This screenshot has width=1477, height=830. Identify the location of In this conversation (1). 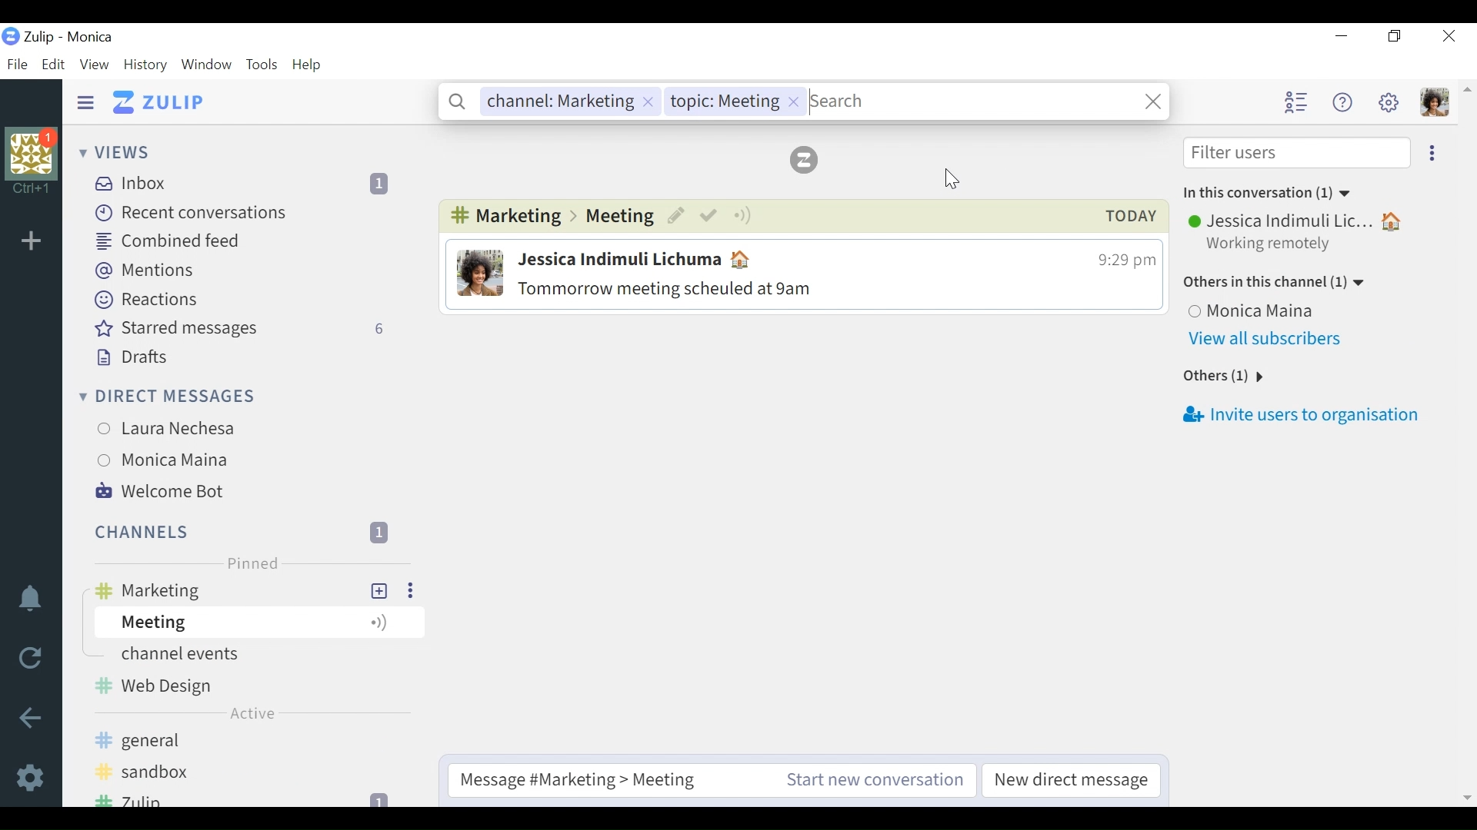
(1267, 194).